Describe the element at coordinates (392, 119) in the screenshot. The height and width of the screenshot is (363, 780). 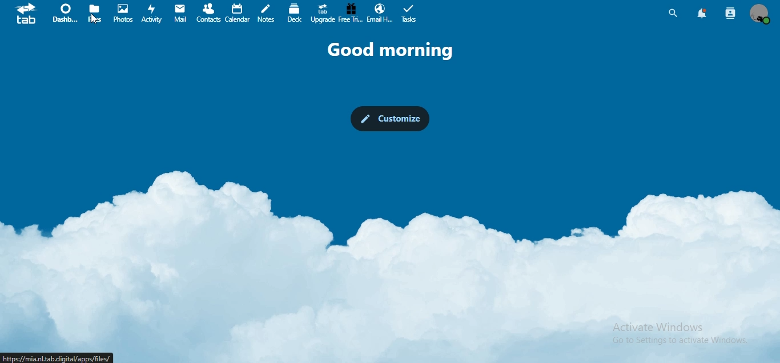
I see `customize` at that location.